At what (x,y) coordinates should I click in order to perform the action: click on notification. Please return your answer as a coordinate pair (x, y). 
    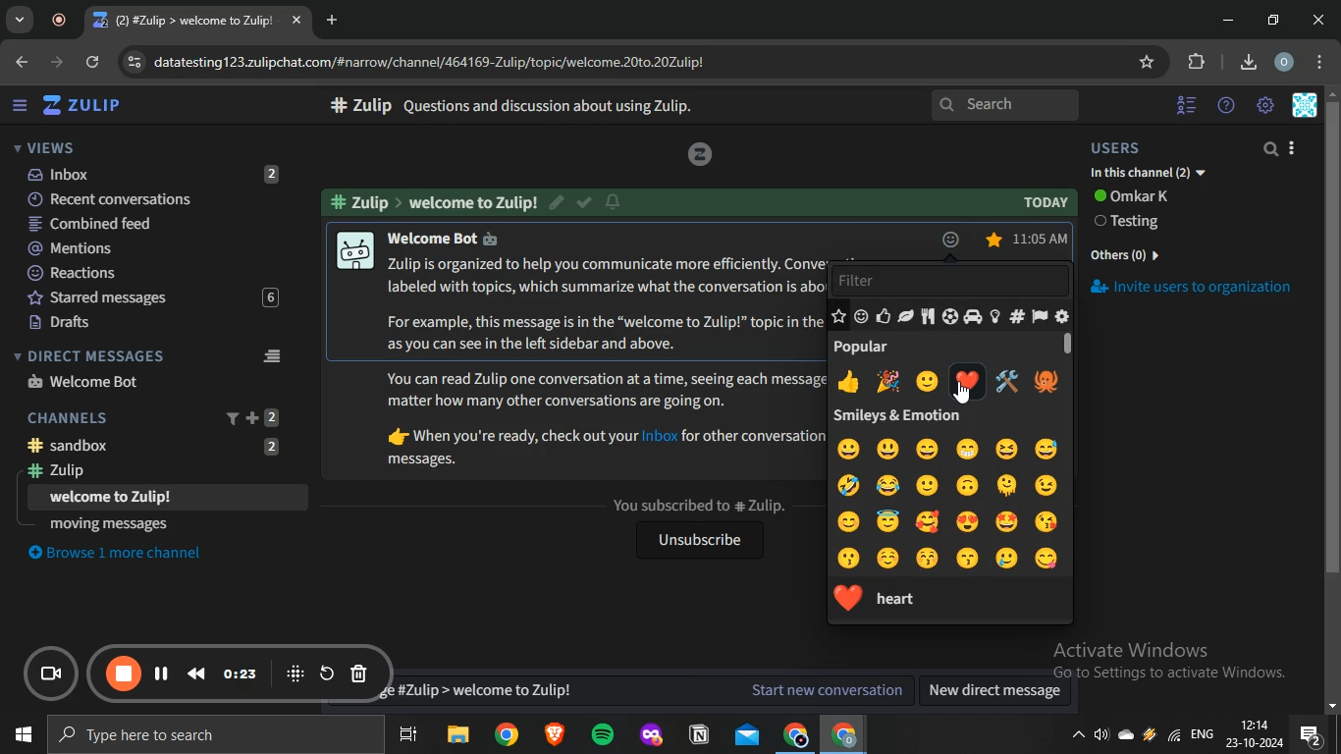
    Looking at the image, I should click on (614, 201).